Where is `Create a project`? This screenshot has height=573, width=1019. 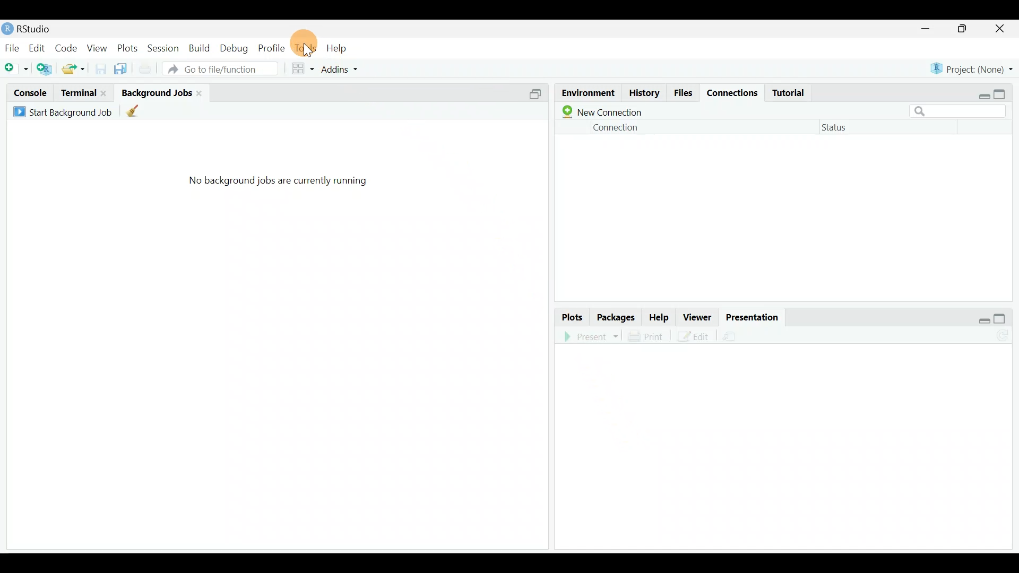 Create a project is located at coordinates (45, 68).